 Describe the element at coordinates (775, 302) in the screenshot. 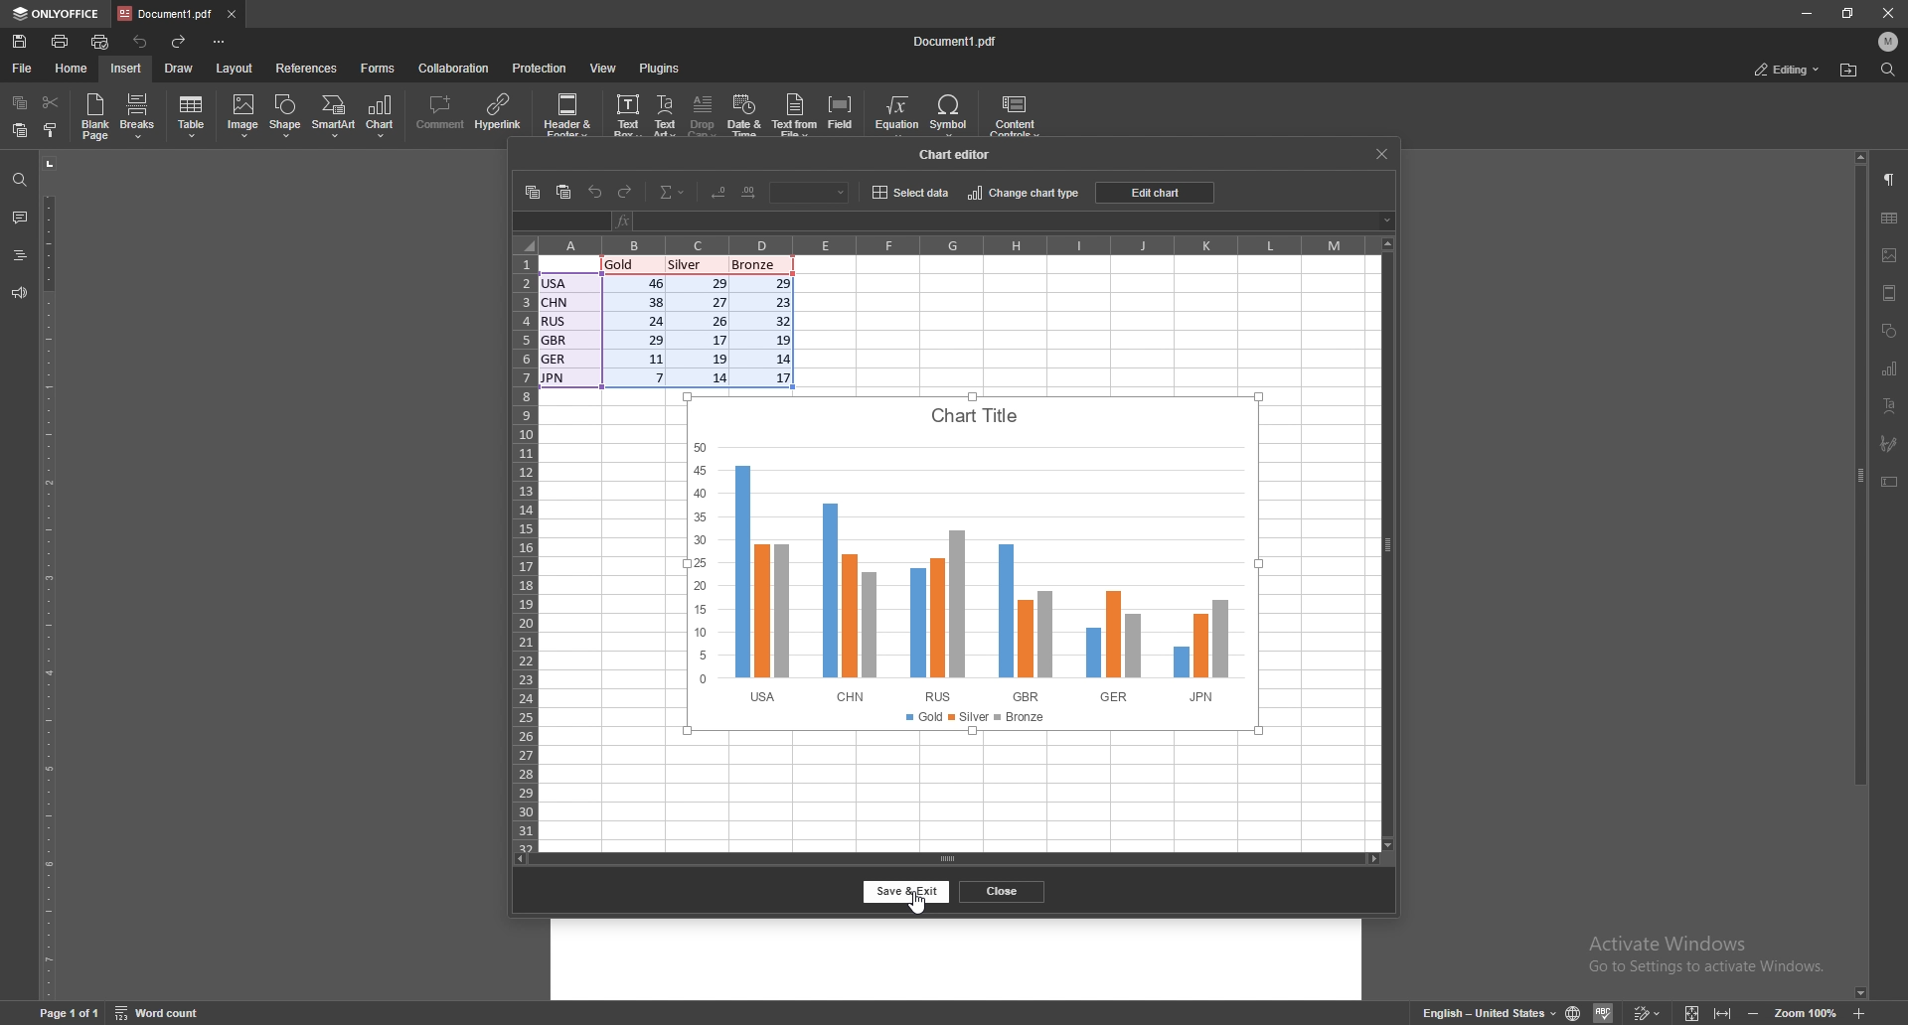

I see `23` at that location.